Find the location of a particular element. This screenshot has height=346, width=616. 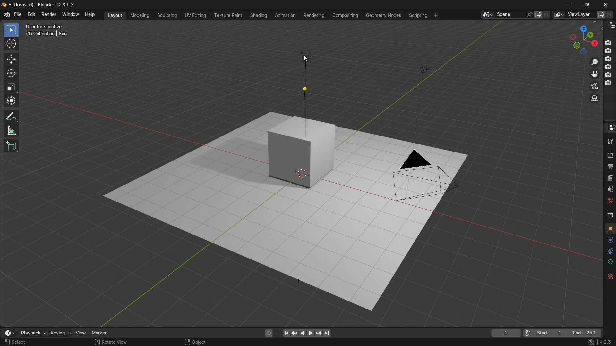

* (Unsaved) - Blender 4.2.3 LTS is located at coordinates (43, 5).